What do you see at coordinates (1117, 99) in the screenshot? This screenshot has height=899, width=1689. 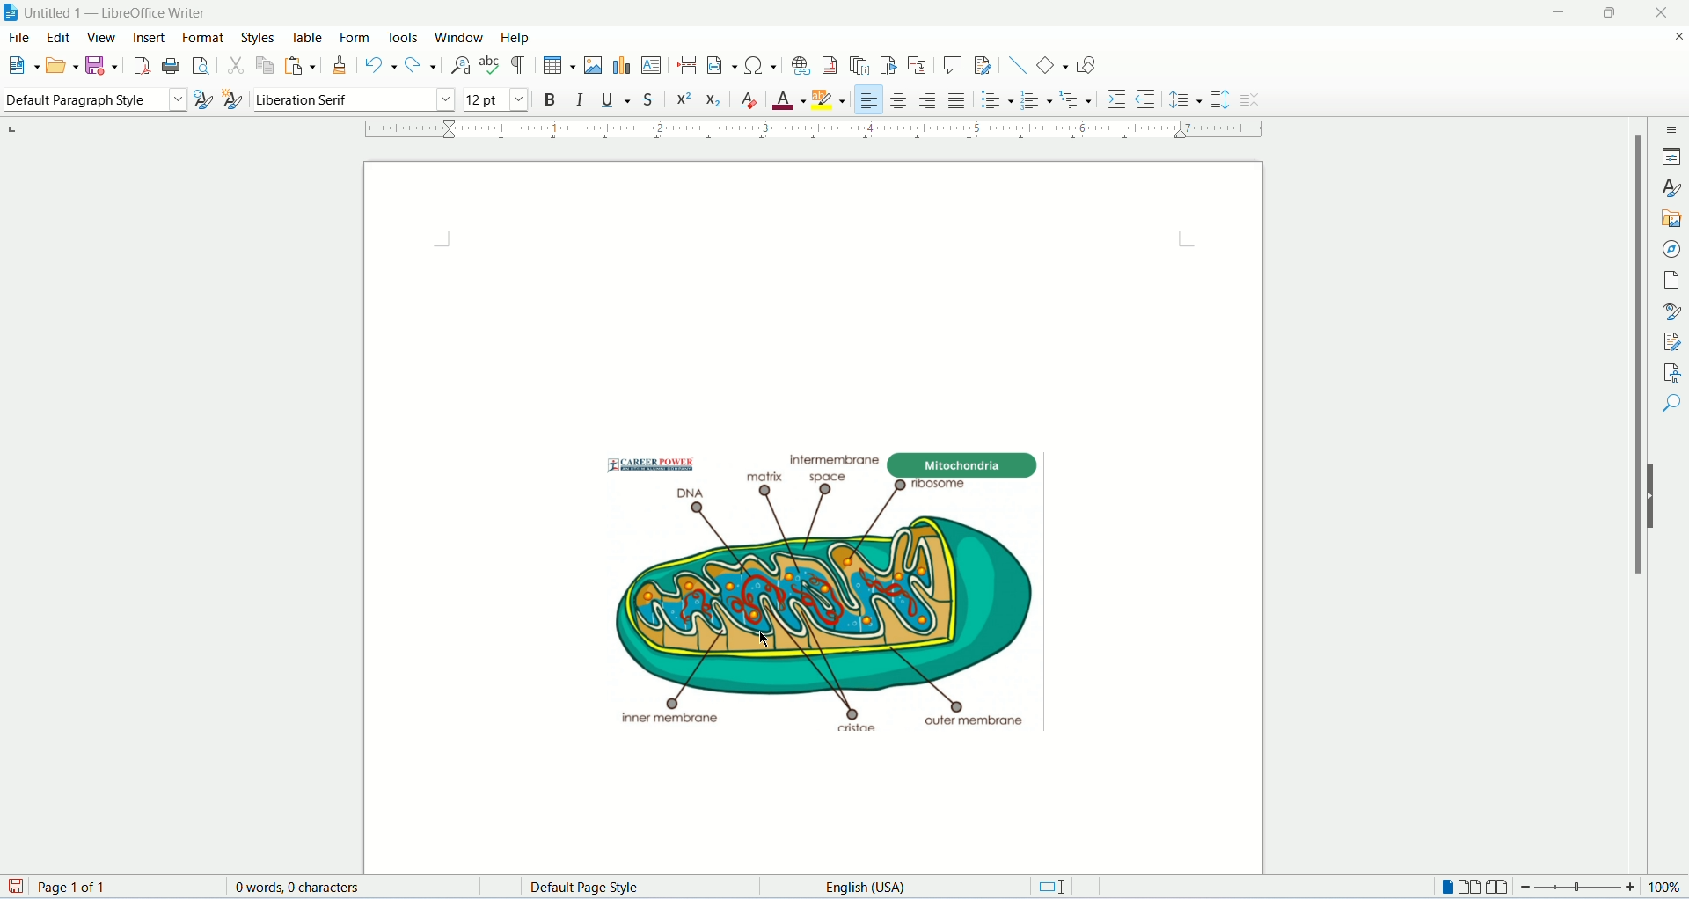 I see `increase indent` at bounding box center [1117, 99].